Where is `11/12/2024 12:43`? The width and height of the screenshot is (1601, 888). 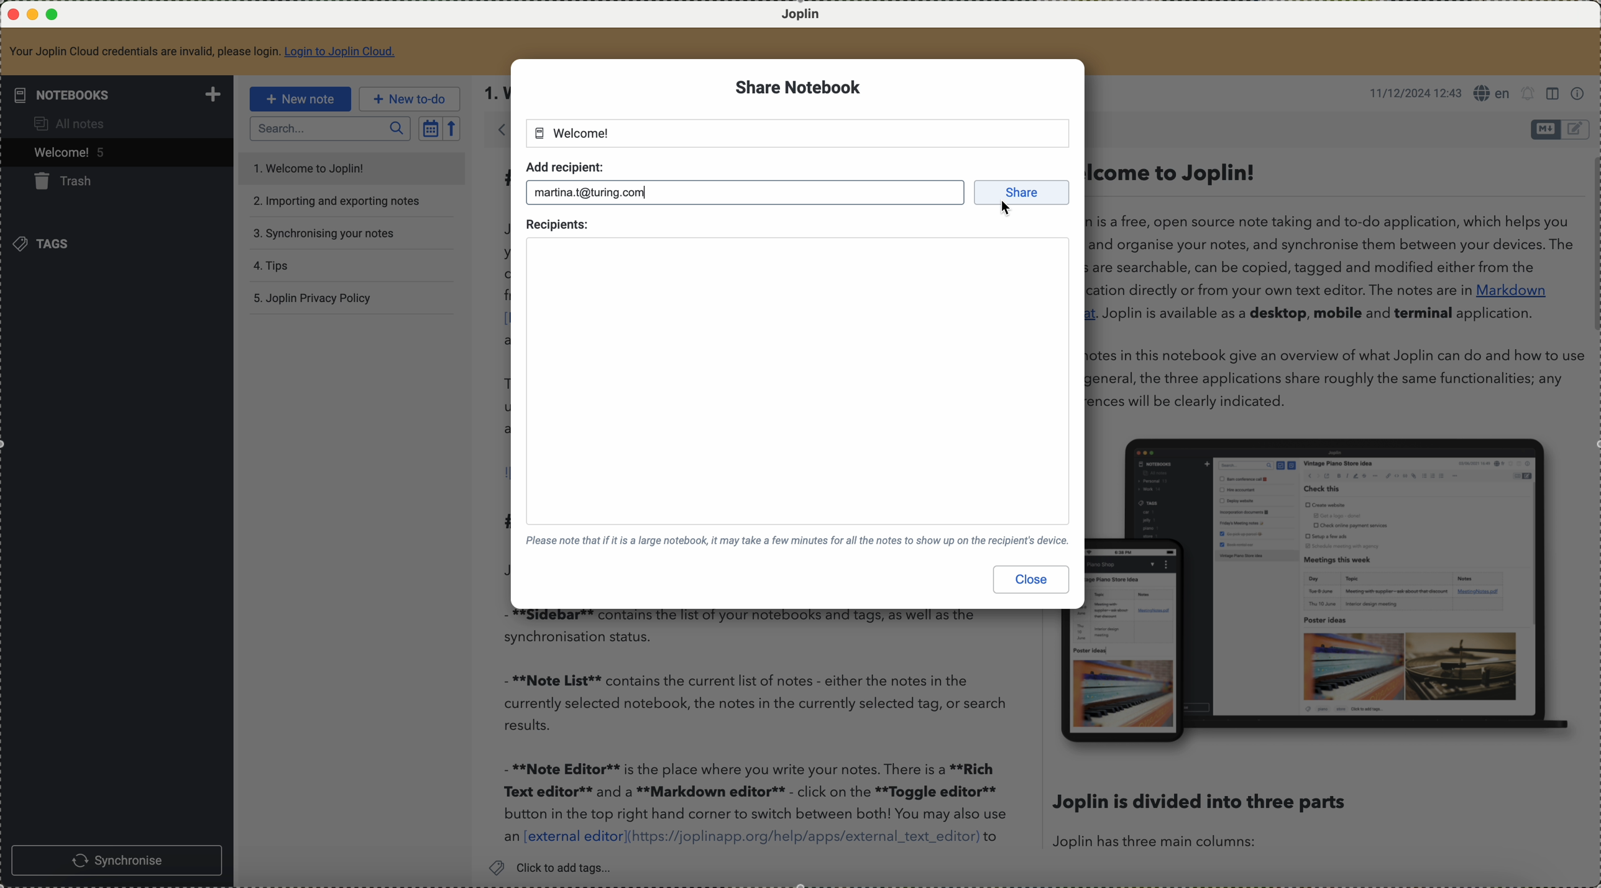 11/12/2024 12:43 is located at coordinates (1411, 93).